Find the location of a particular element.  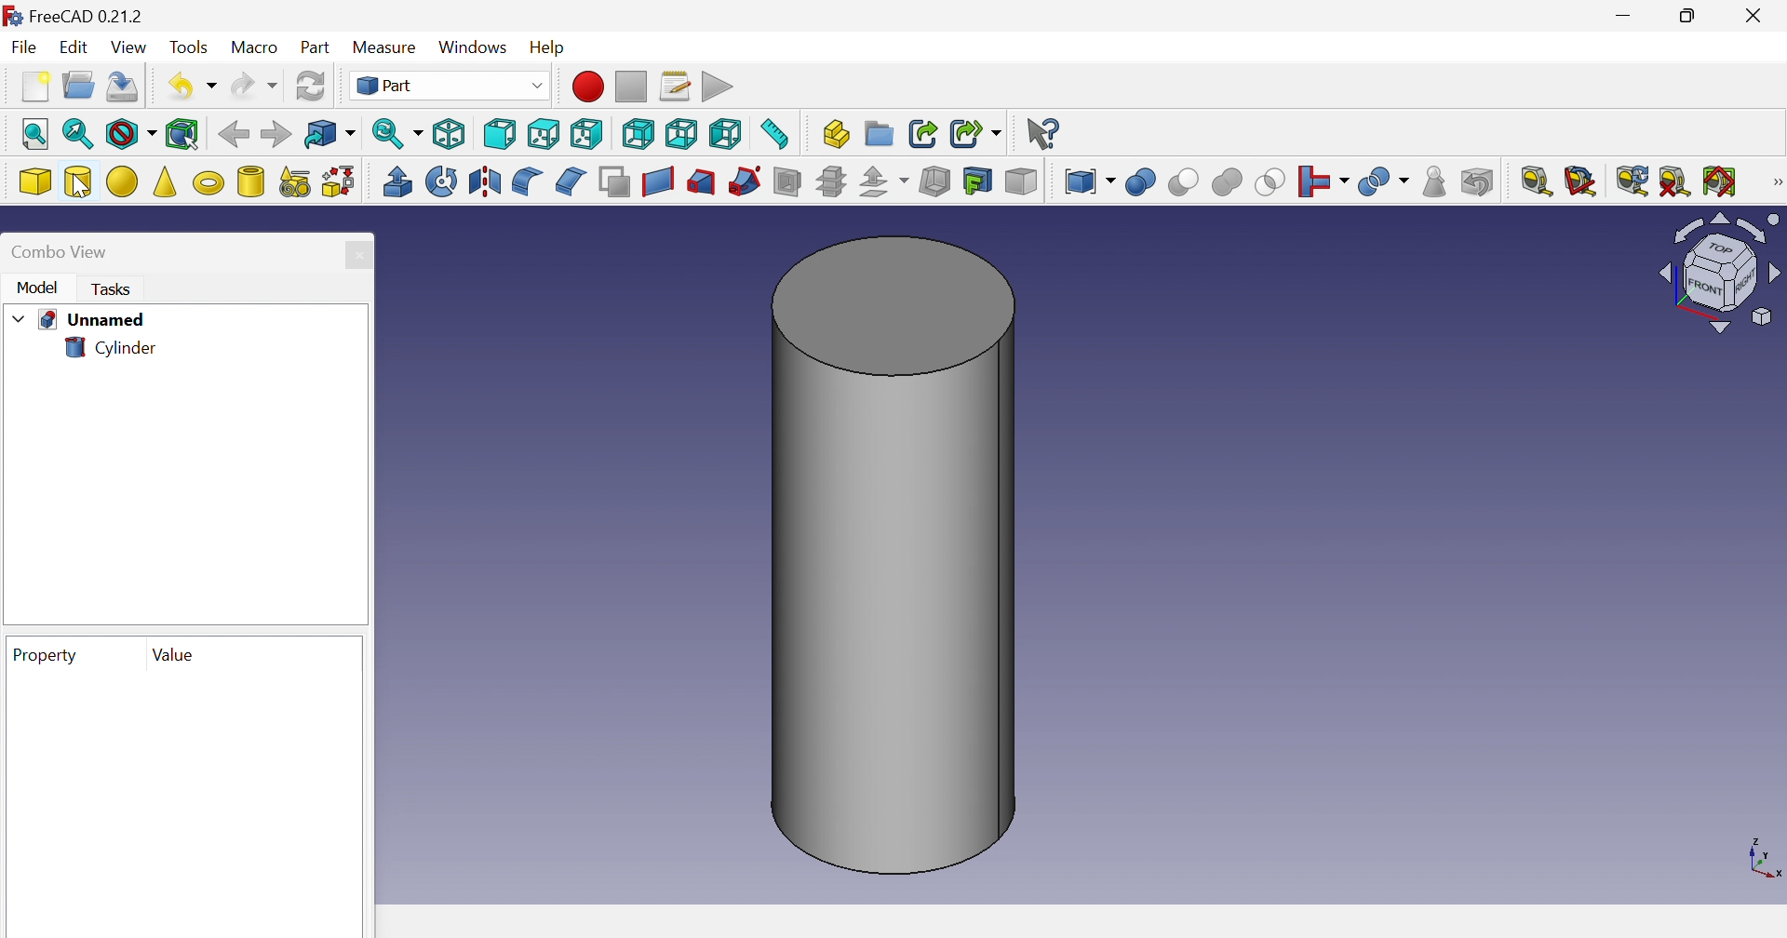

Tools is located at coordinates (190, 46).